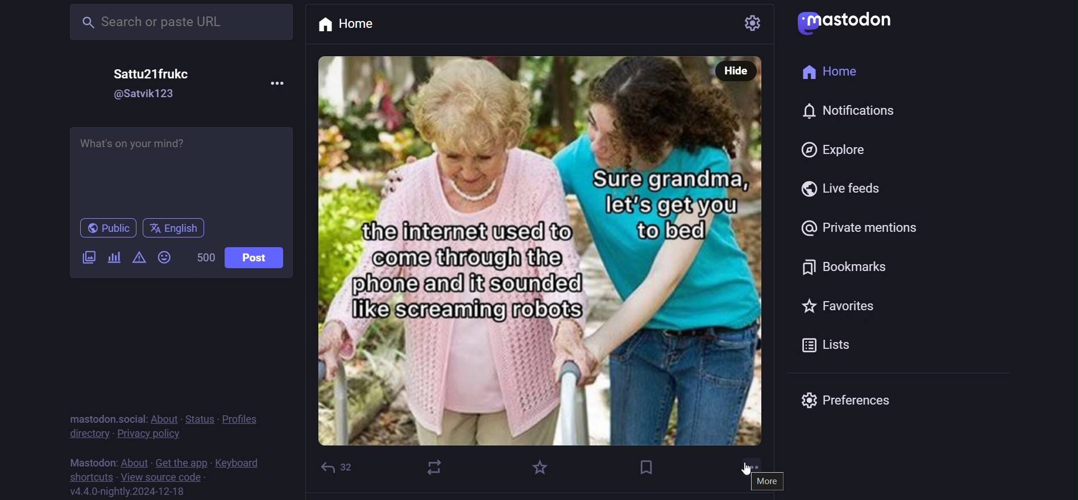 The image size is (1078, 500). Describe the element at coordinates (175, 230) in the screenshot. I see `english` at that location.